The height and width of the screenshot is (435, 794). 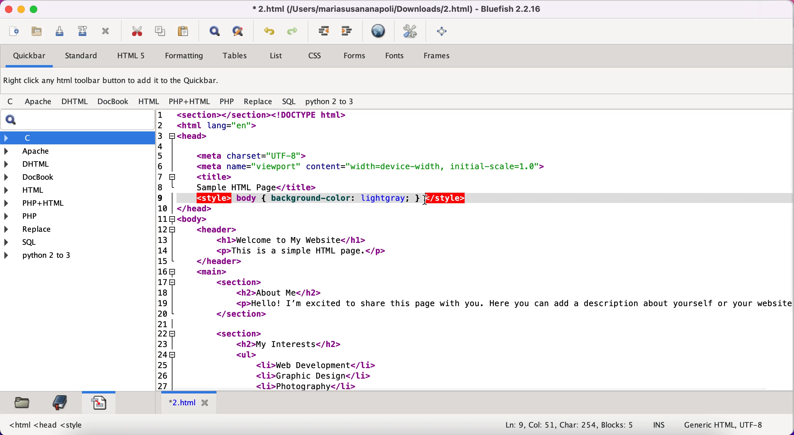 I want to click on list, so click(x=275, y=57).